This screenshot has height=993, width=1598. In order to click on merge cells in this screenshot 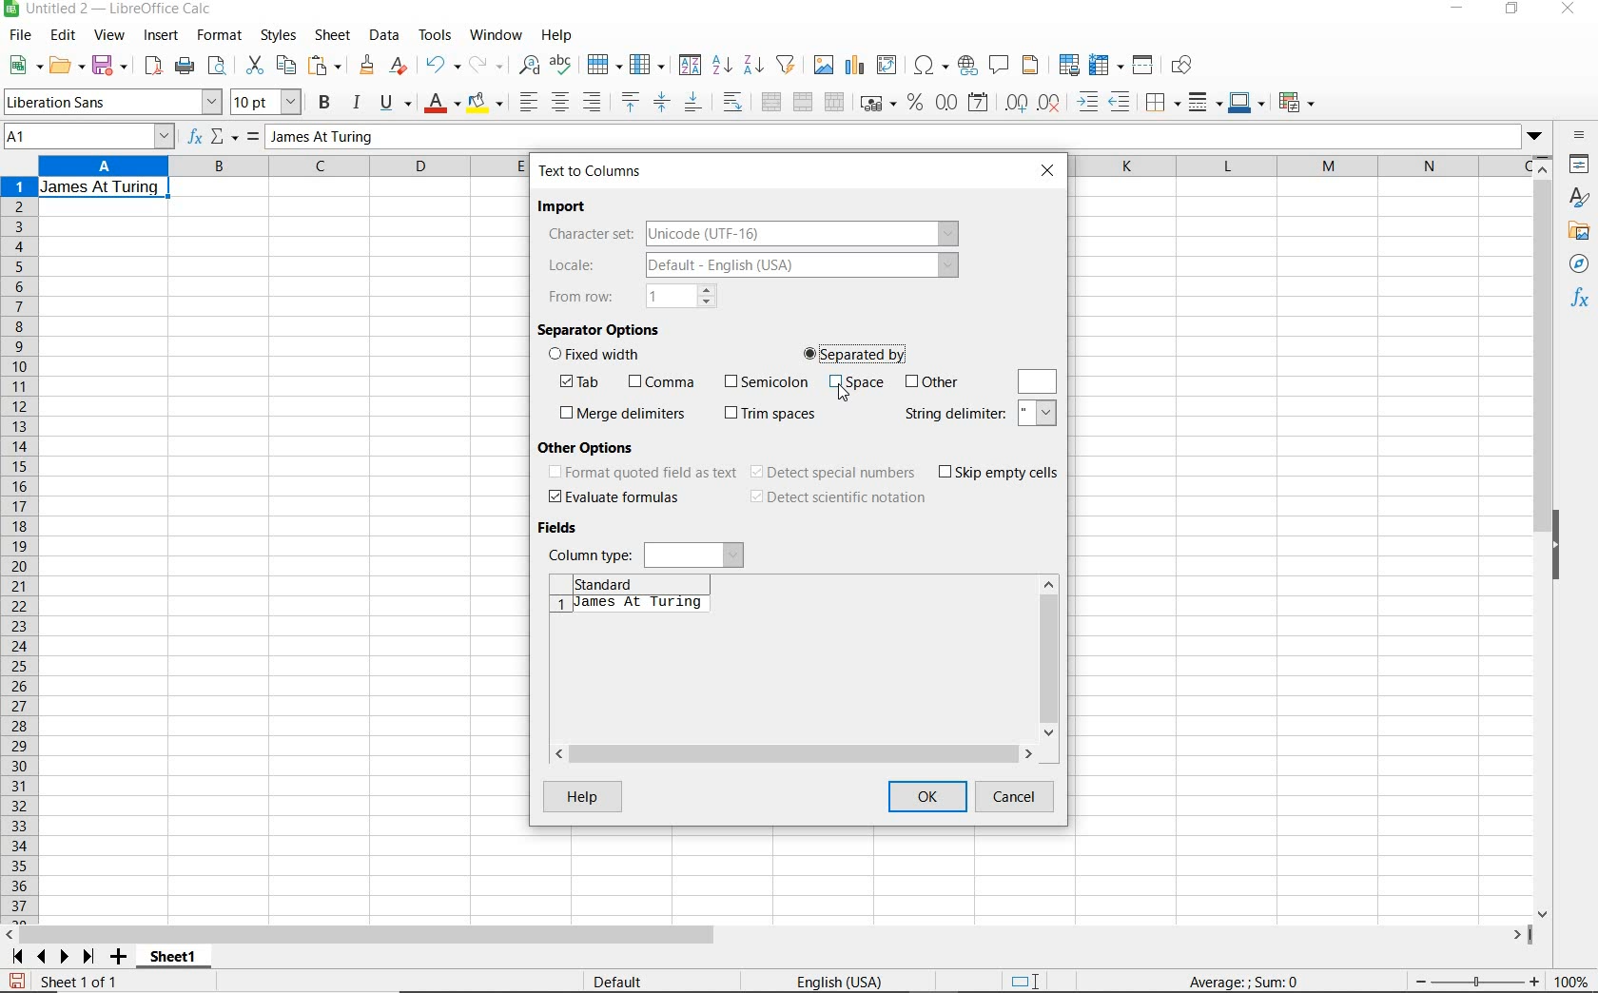, I will do `click(805, 104)`.